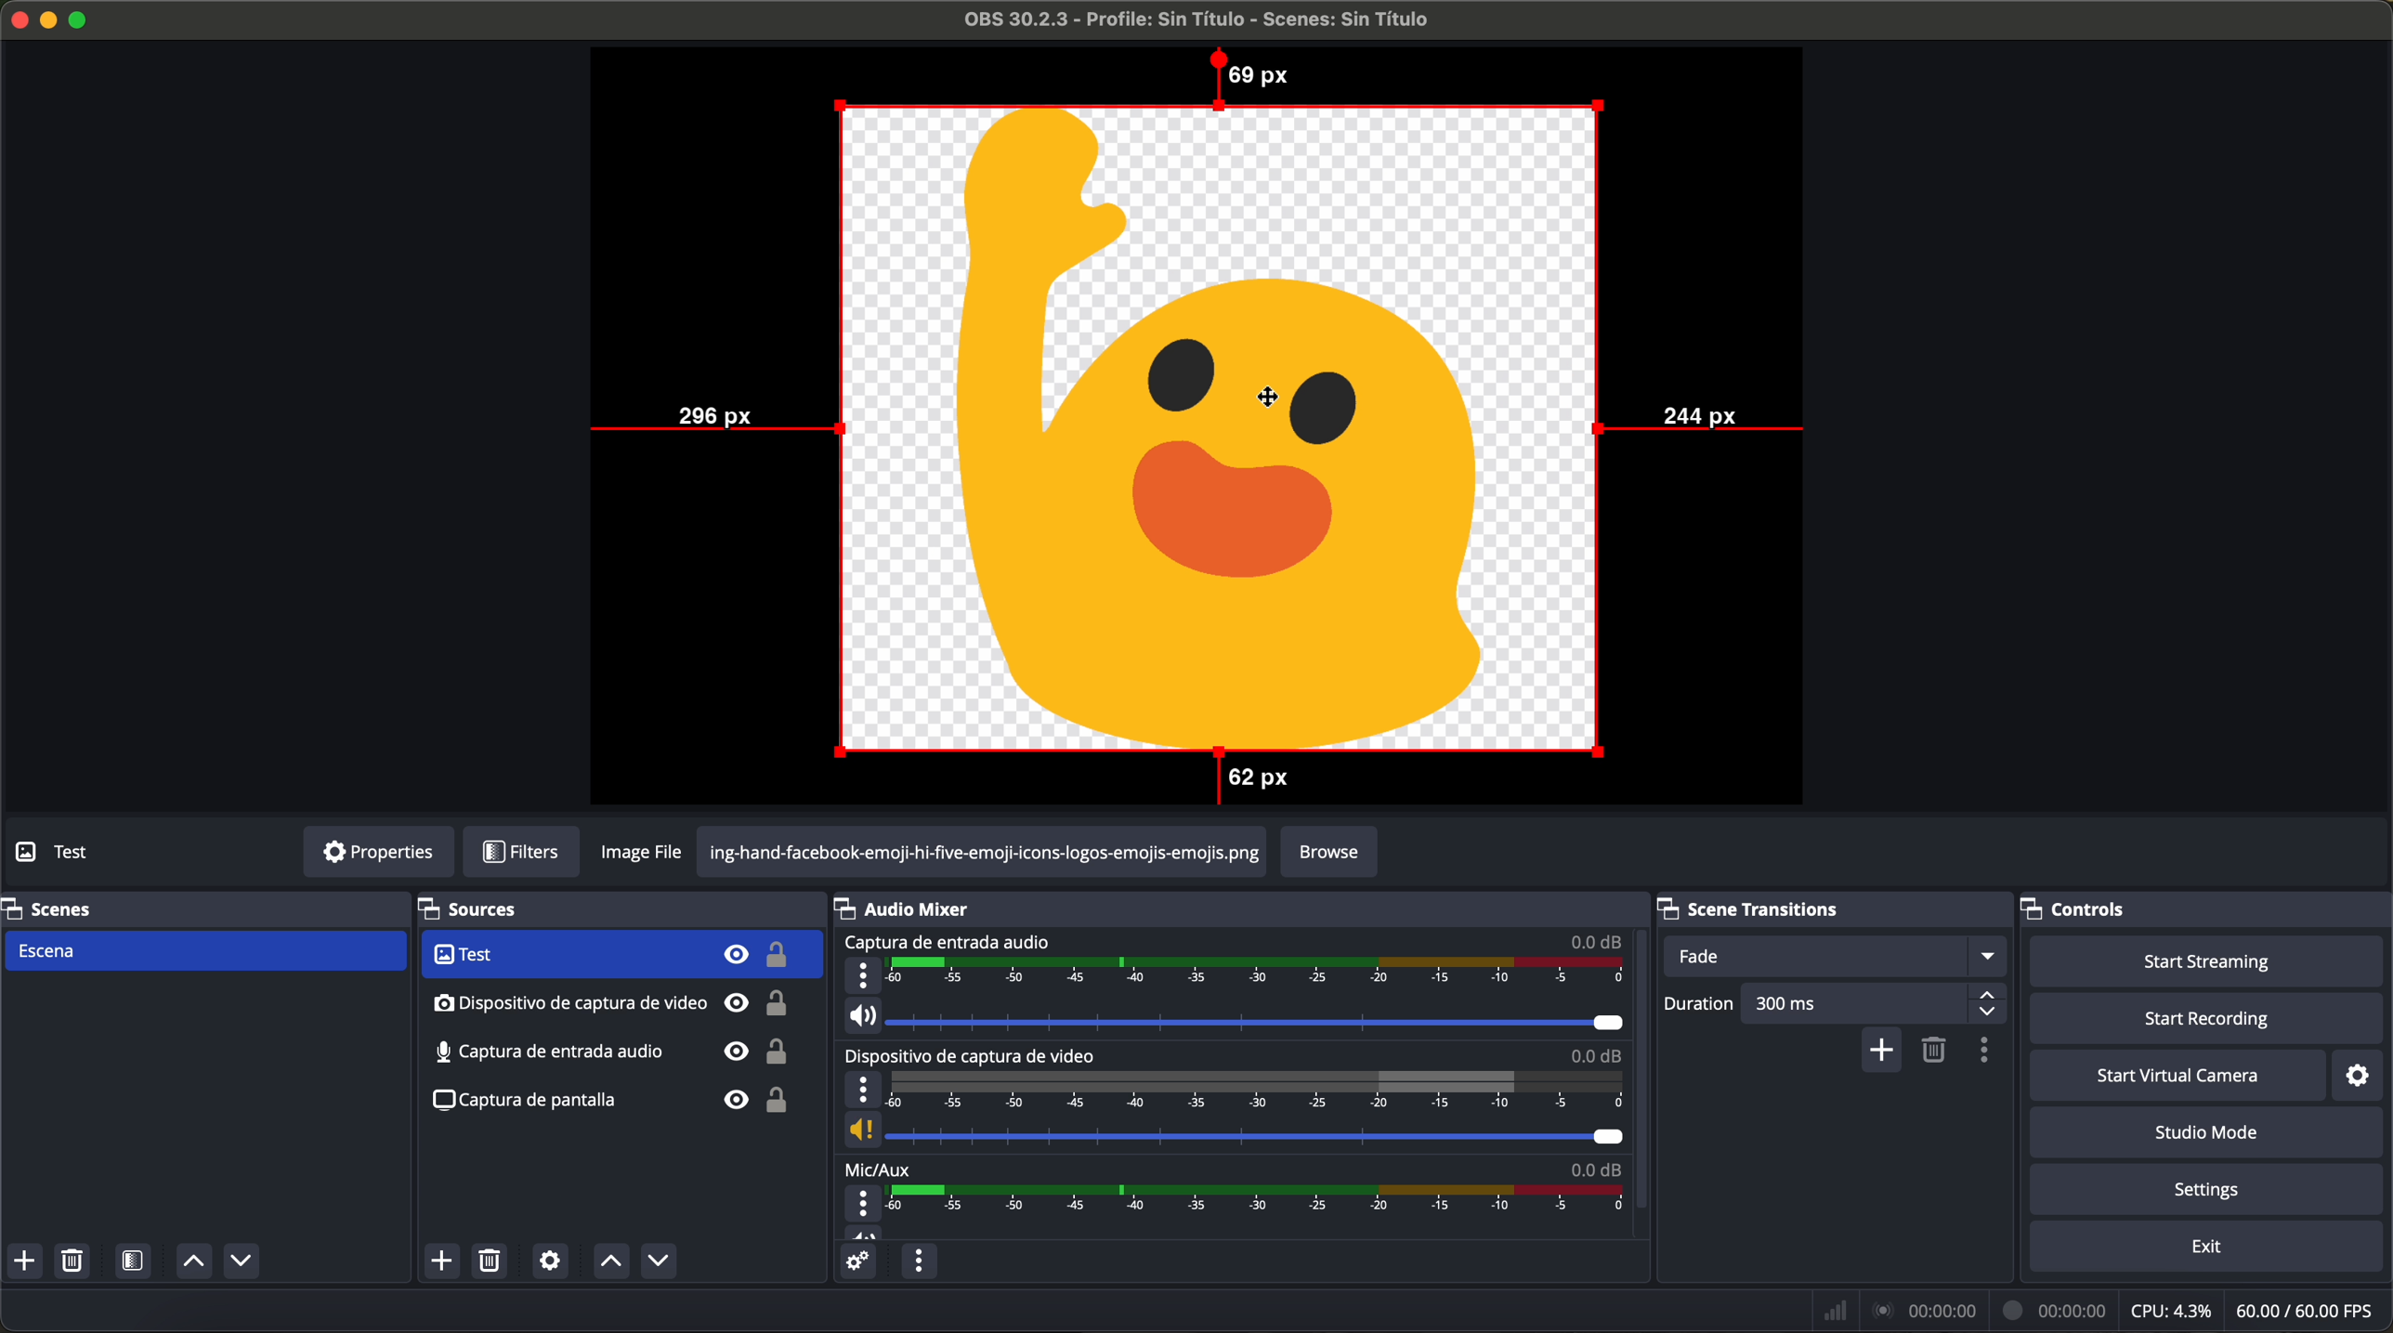 The width and height of the screenshot is (2393, 1333). I want to click on vol, so click(1232, 1130).